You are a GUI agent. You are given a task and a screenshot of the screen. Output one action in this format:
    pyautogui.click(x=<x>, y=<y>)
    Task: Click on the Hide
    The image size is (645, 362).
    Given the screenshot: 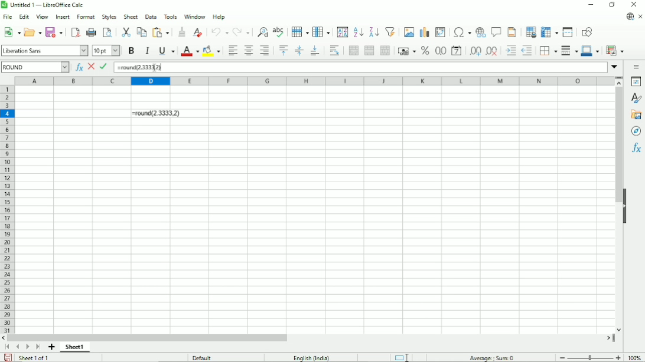 What is the action you would take?
    pyautogui.click(x=626, y=202)
    